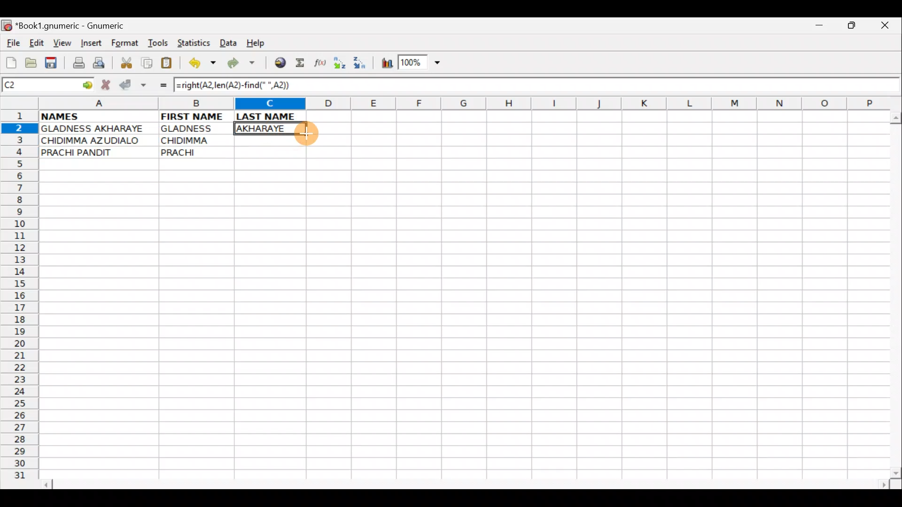  Describe the element at coordinates (203, 64) in the screenshot. I see `Undo last action` at that location.